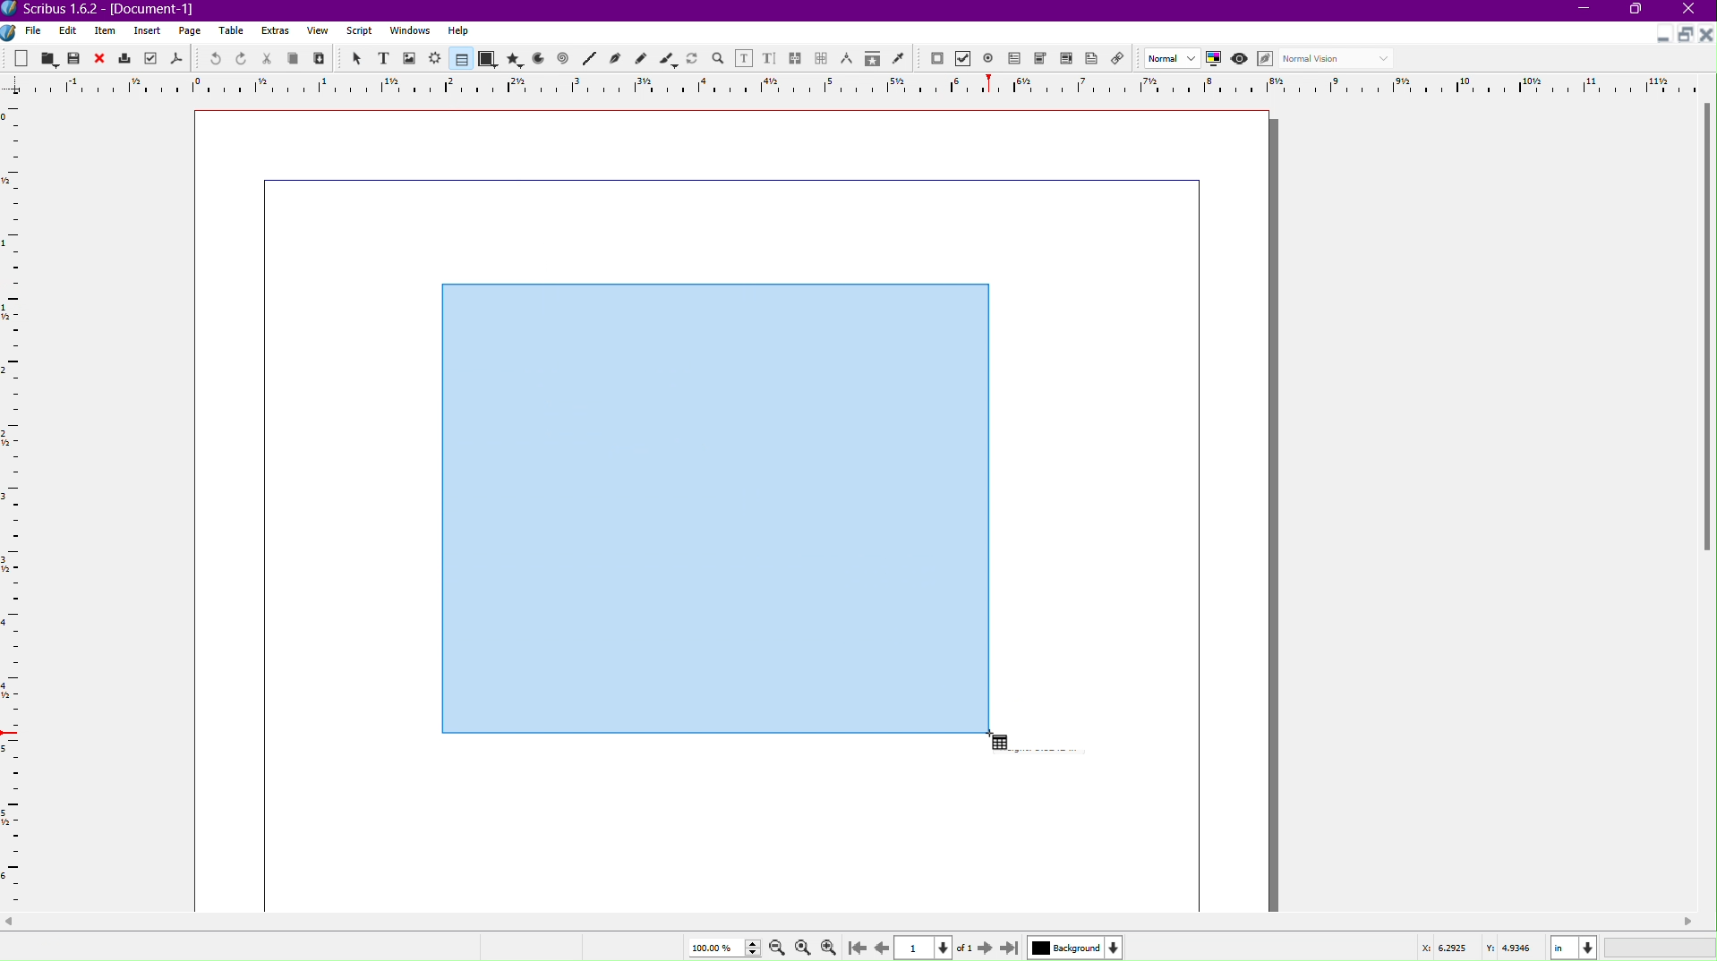 This screenshot has width=1717, height=961. What do you see at coordinates (898, 58) in the screenshot?
I see `Eye Dropper` at bounding box center [898, 58].